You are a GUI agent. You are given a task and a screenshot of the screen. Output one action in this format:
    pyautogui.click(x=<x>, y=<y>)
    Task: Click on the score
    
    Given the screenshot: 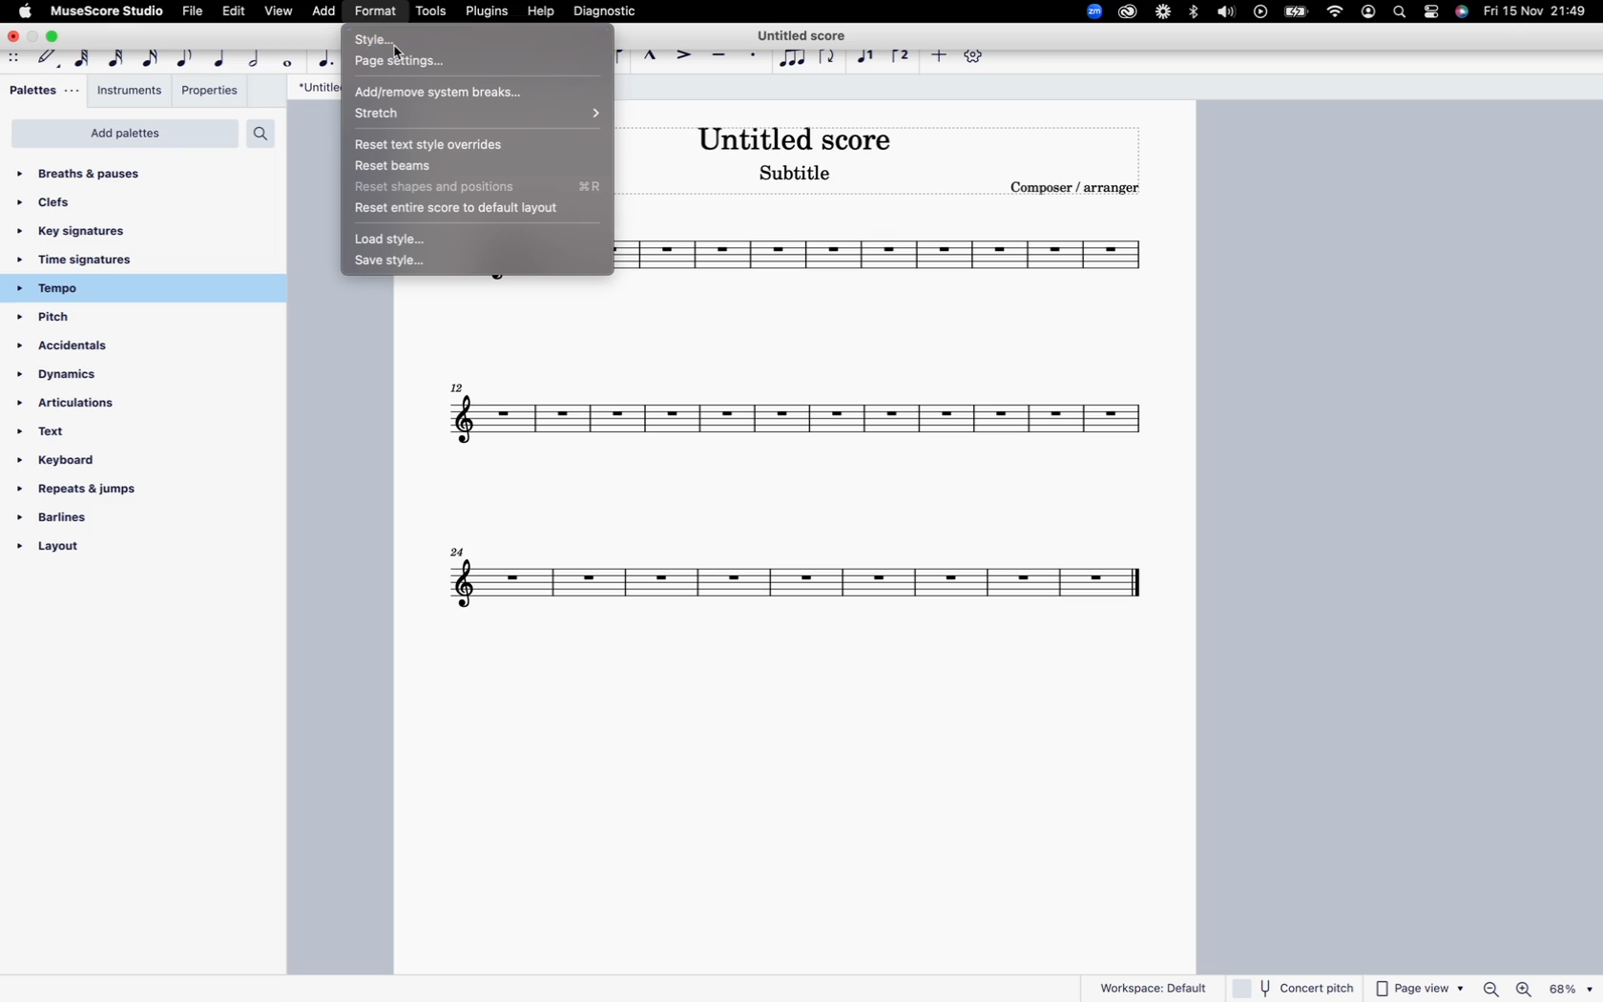 What is the action you would take?
    pyautogui.click(x=803, y=587)
    